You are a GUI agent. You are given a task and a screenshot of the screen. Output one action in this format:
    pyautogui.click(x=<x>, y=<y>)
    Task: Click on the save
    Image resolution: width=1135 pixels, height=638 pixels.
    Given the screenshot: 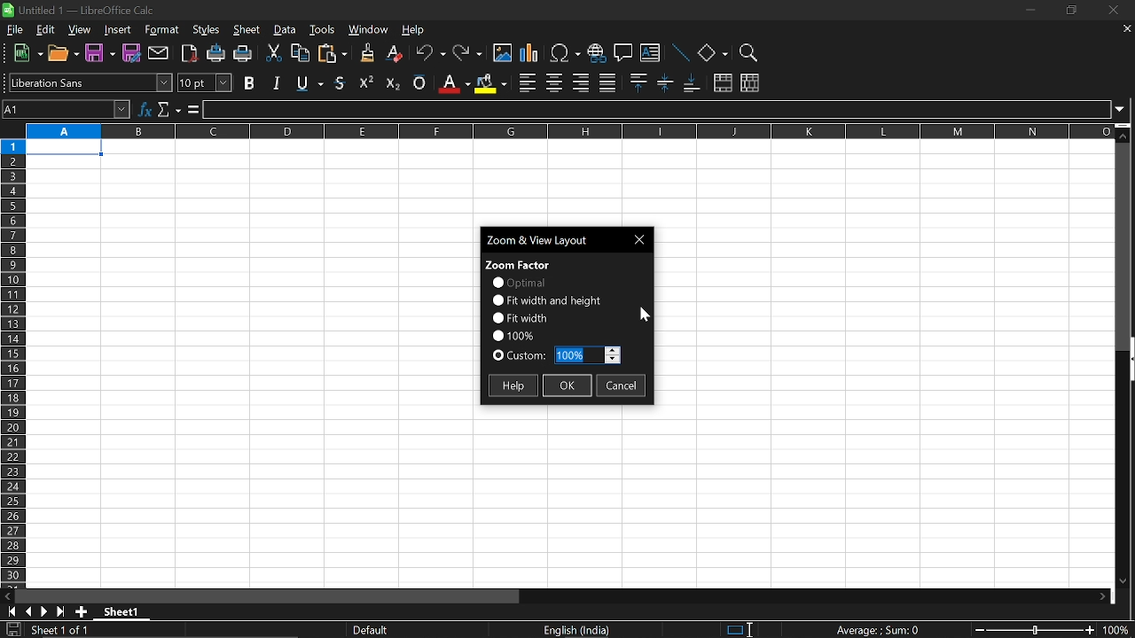 What is the action you would take?
    pyautogui.click(x=12, y=630)
    